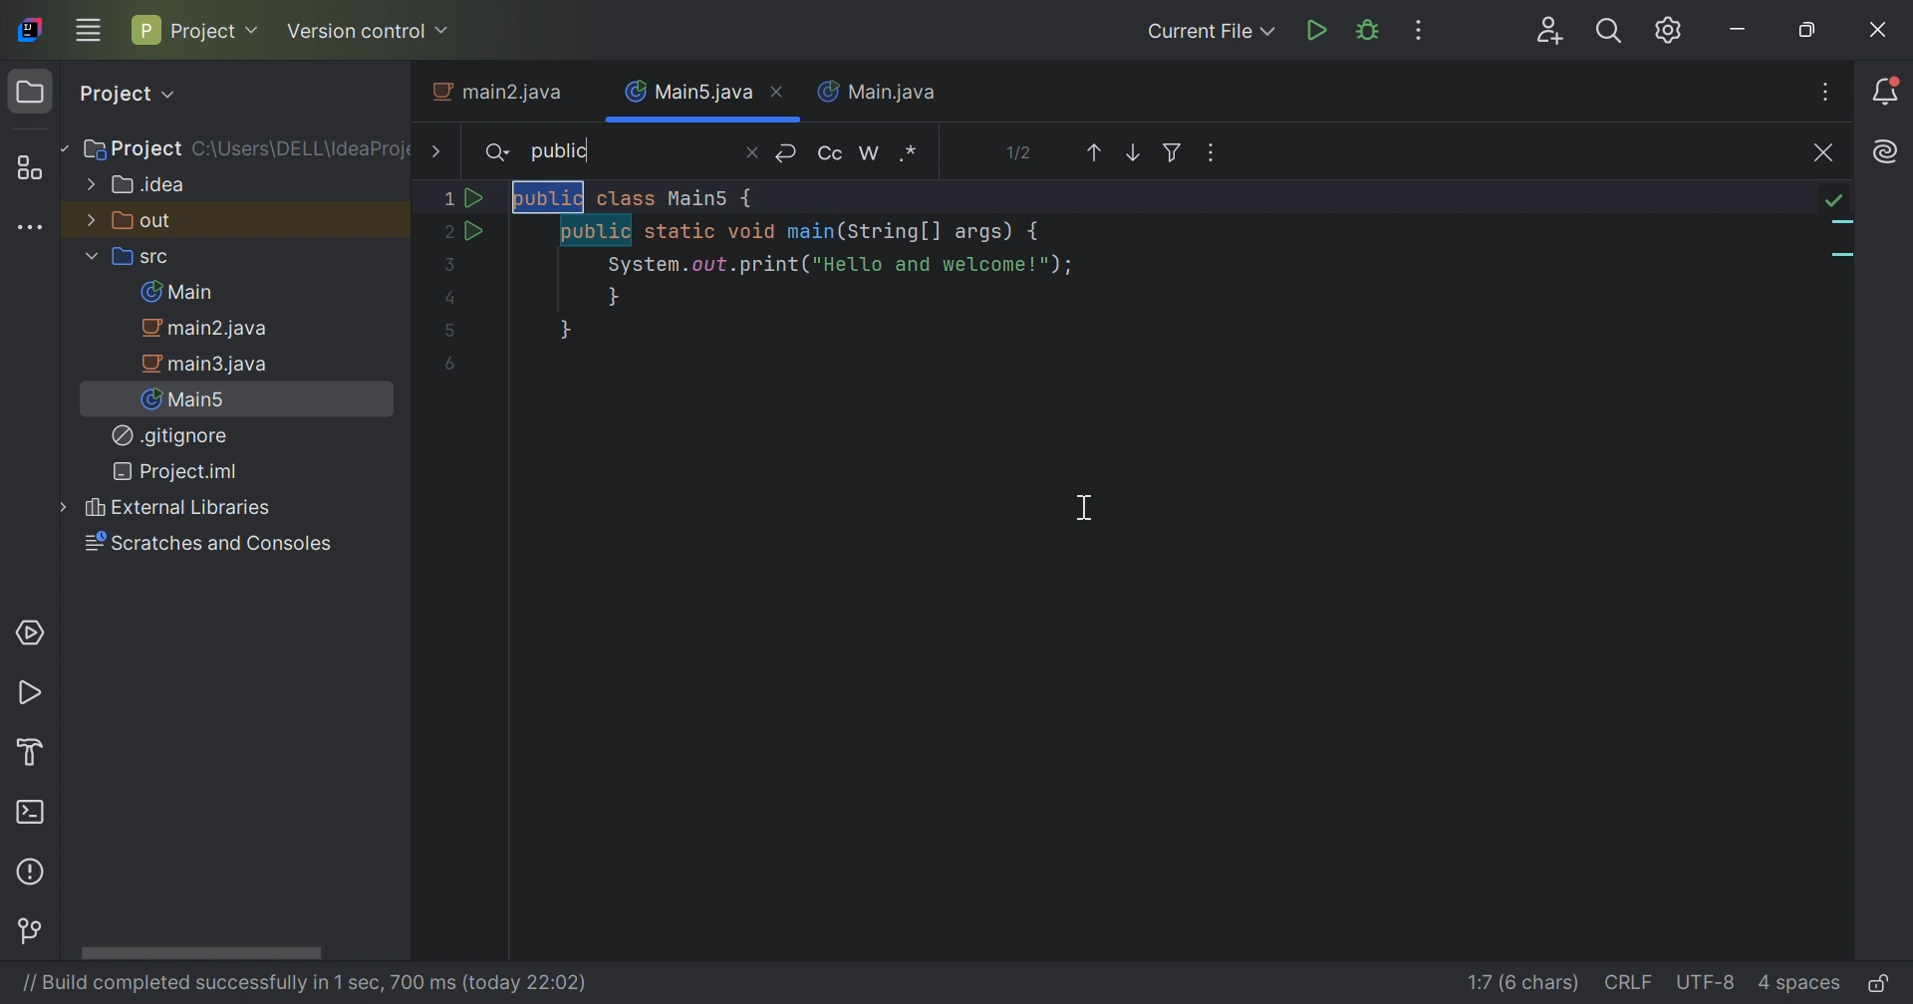  What do you see at coordinates (448, 232) in the screenshot?
I see `2` at bounding box center [448, 232].